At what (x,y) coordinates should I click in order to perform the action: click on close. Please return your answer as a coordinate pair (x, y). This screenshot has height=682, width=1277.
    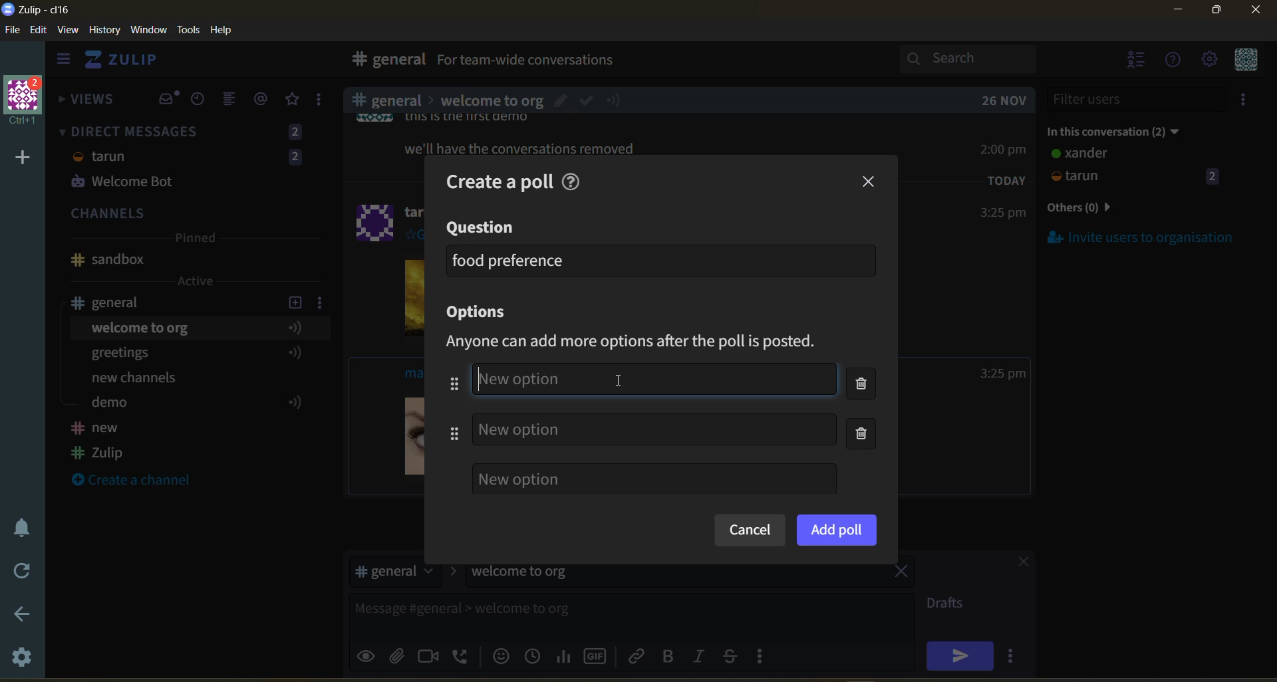
    Looking at the image, I should click on (1017, 564).